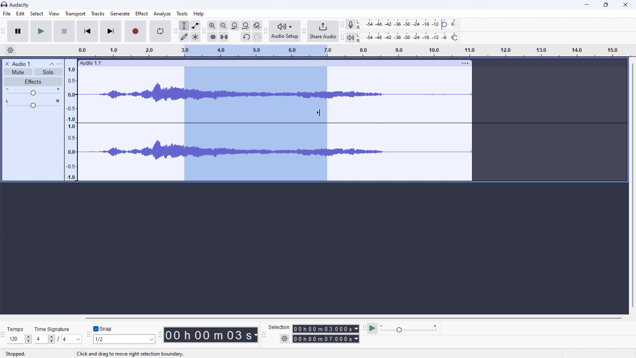 The image size is (636, 358). What do you see at coordinates (160, 31) in the screenshot?
I see `enable looping` at bounding box center [160, 31].